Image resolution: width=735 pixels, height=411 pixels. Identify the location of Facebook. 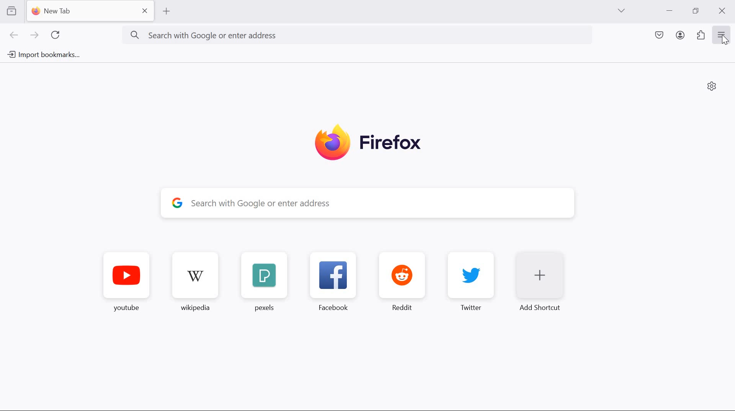
(332, 280).